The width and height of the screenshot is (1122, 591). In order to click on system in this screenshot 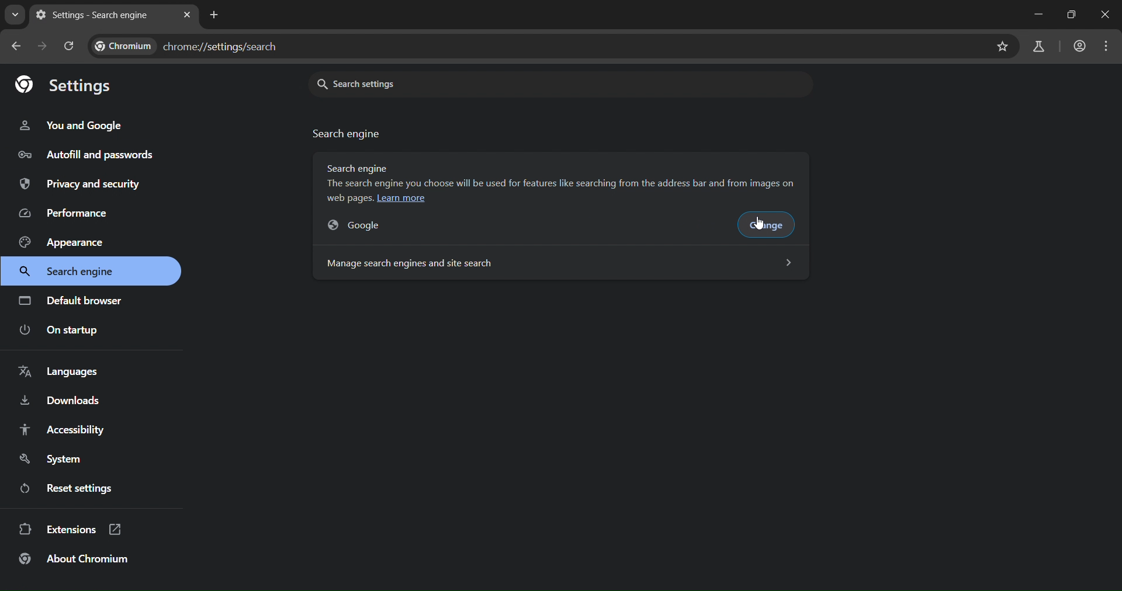, I will do `click(58, 458)`.